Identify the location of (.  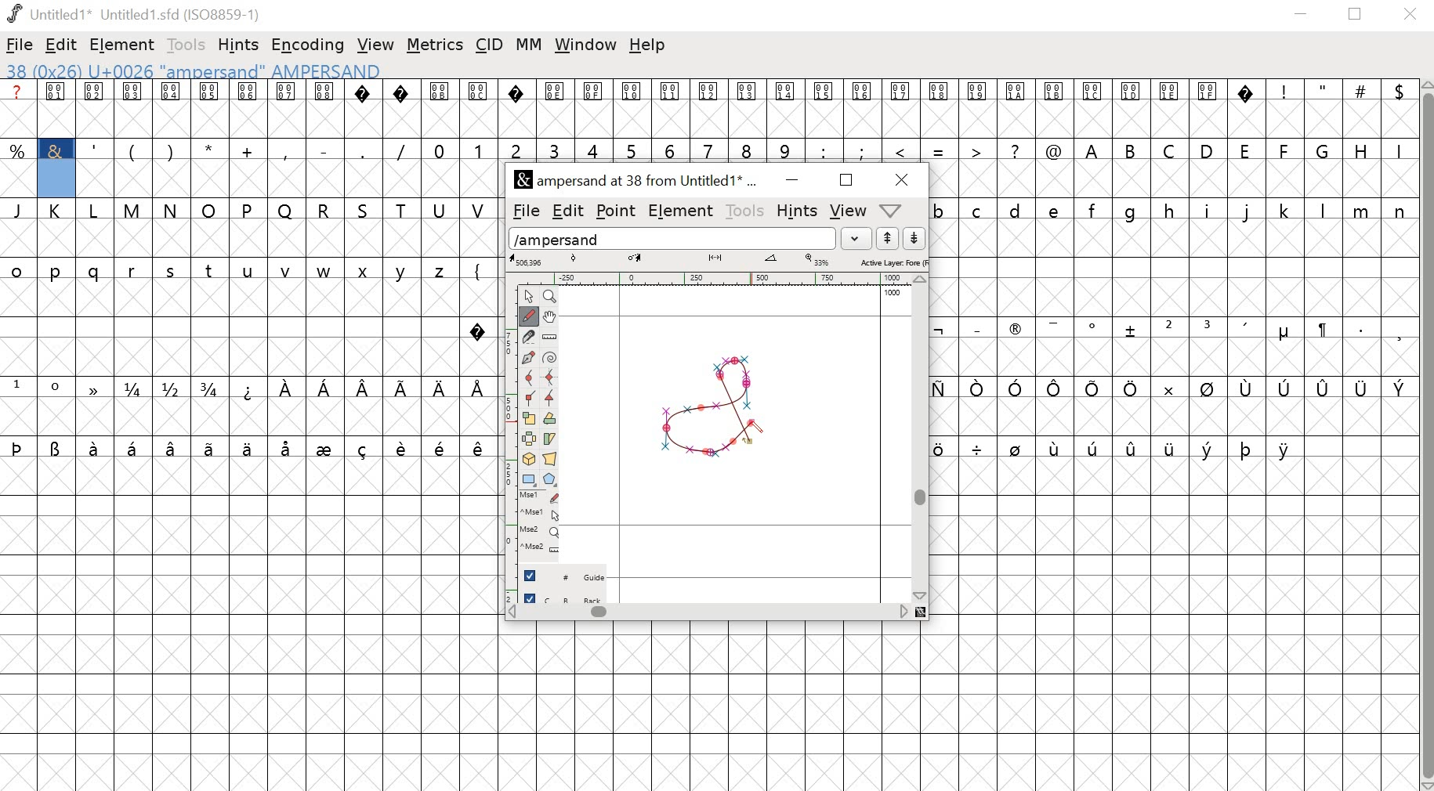
(131, 151).